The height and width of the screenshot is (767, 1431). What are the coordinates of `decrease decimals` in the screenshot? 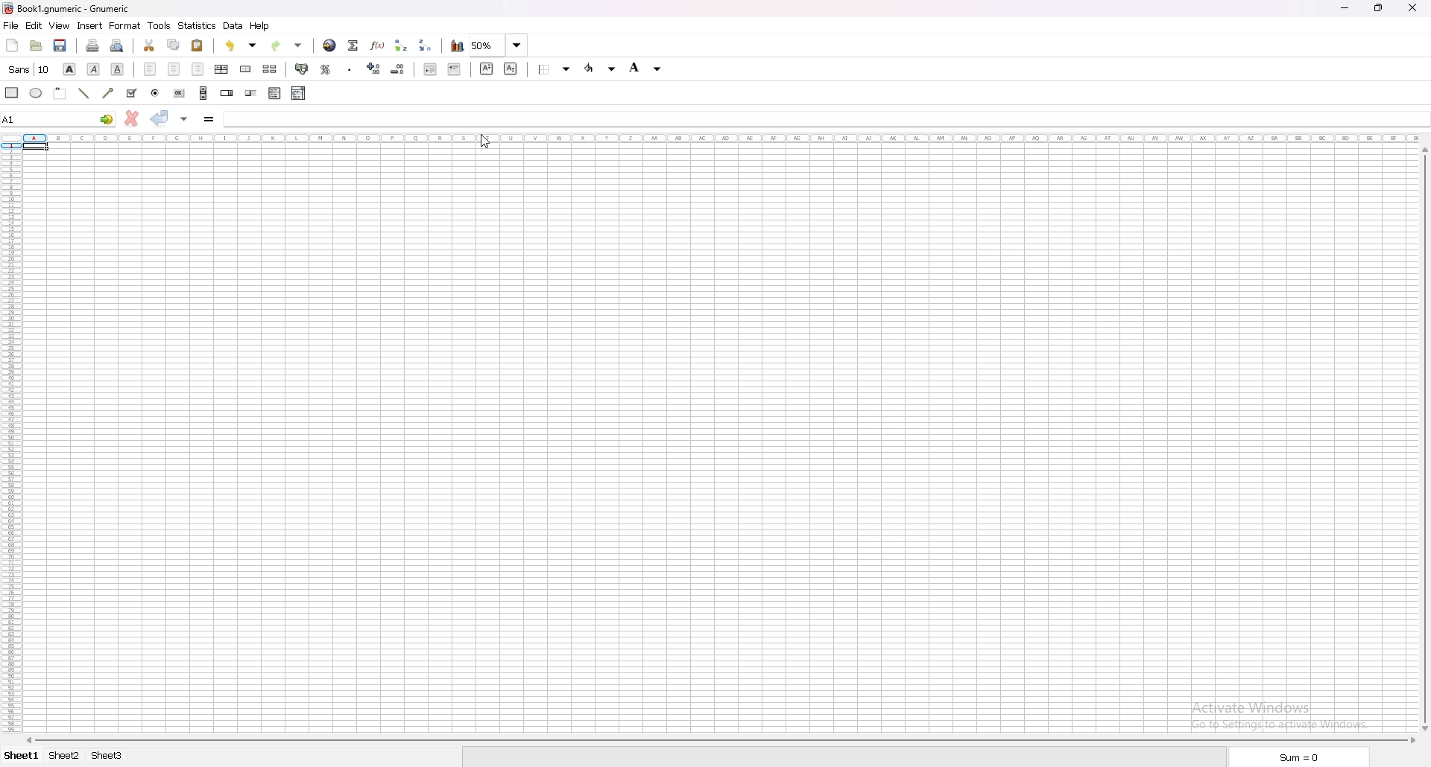 It's located at (399, 69).